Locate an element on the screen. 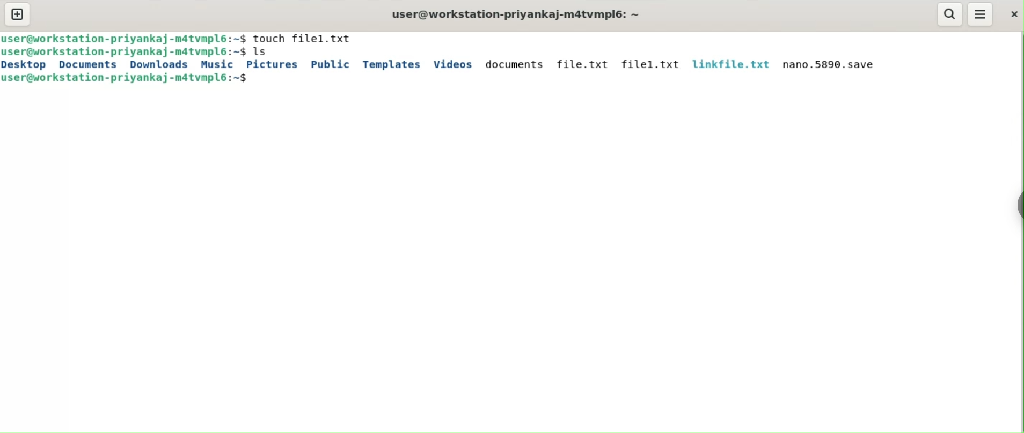 The height and width of the screenshot is (433, 1024). touch file1.txt is located at coordinates (303, 39).